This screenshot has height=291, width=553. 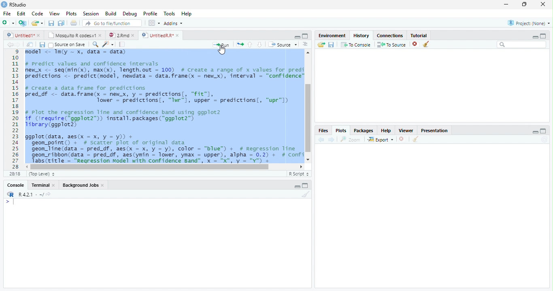 What do you see at coordinates (390, 36) in the screenshot?
I see `Connection` at bounding box center [390, 36].